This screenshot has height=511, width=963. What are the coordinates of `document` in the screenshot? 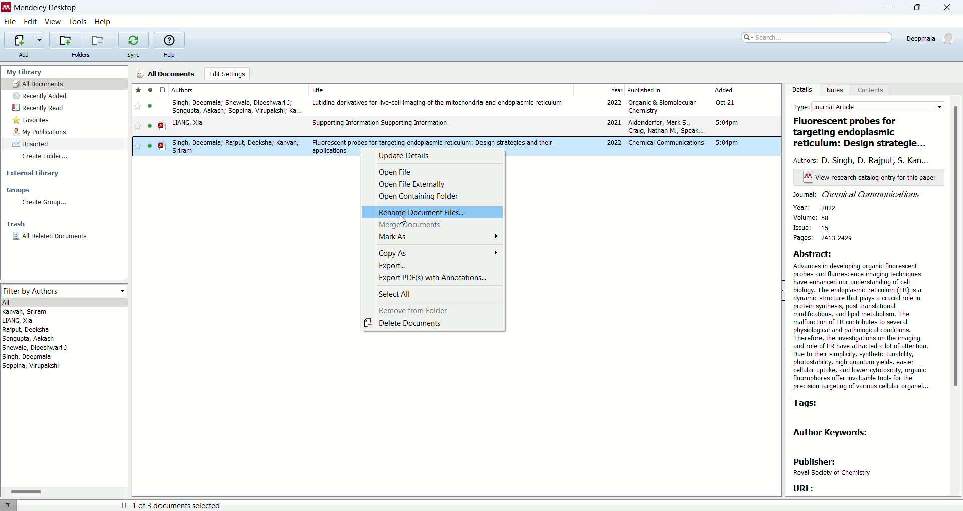 It's located at (164, 89).